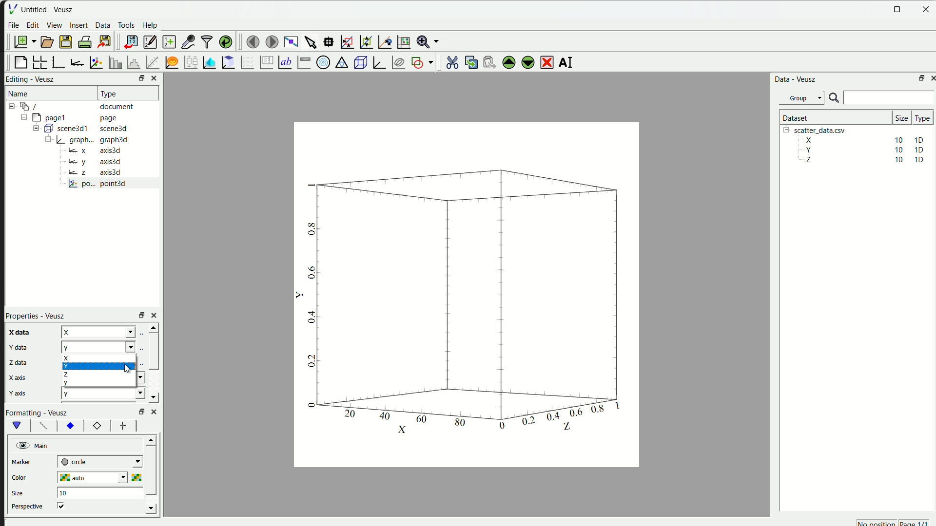  Describe the element at coordinates (921, 118) in the screenshot. I see `| Type` at that location.